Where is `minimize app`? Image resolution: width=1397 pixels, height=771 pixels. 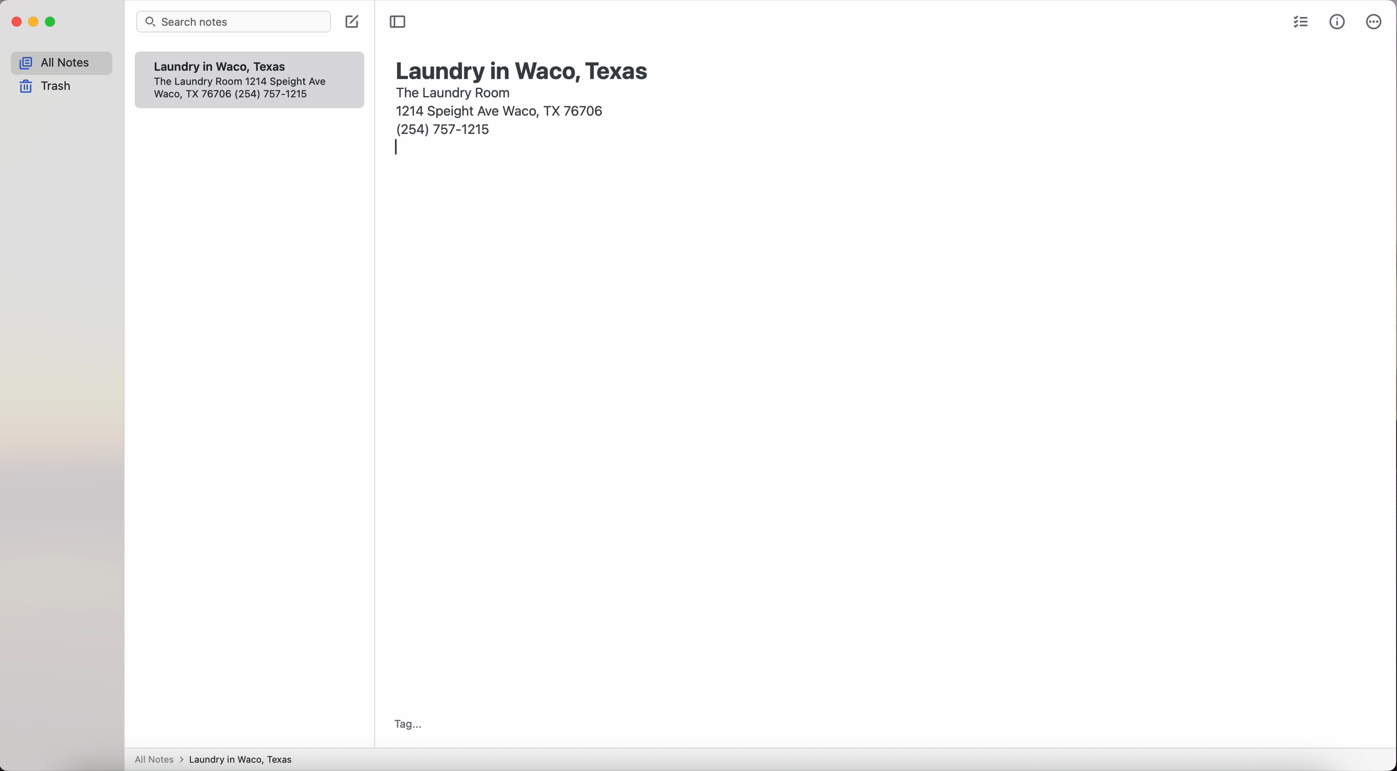 minimize app is located at coordinates (34, 22).